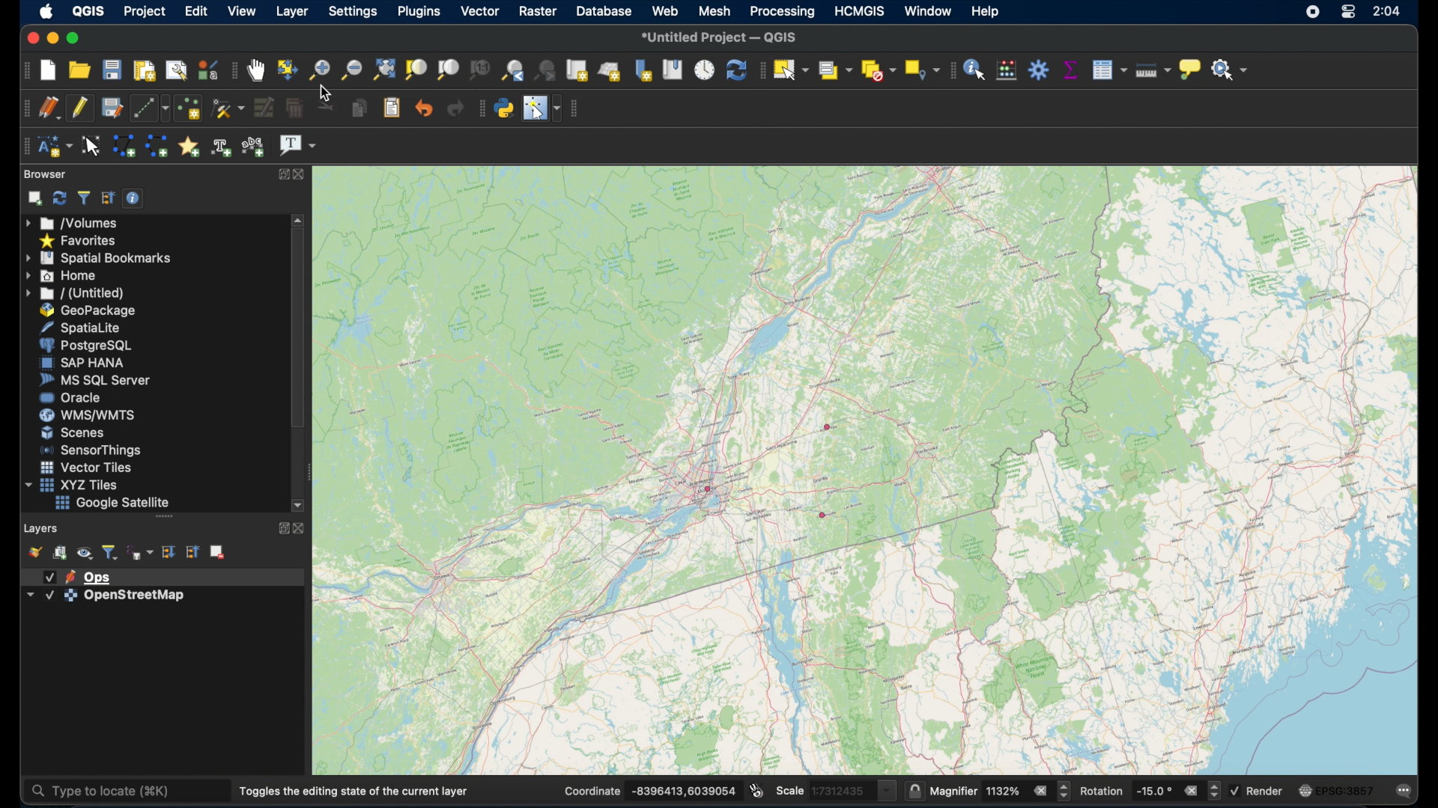 This screenshot has height=808, width=1438. Describe the element at coordinates (879, 70) in the screenshot. I see `deselect features from all layers` at that location.